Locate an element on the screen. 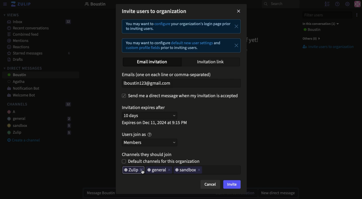  Invite users to organization is located at coordinates (325, 47).